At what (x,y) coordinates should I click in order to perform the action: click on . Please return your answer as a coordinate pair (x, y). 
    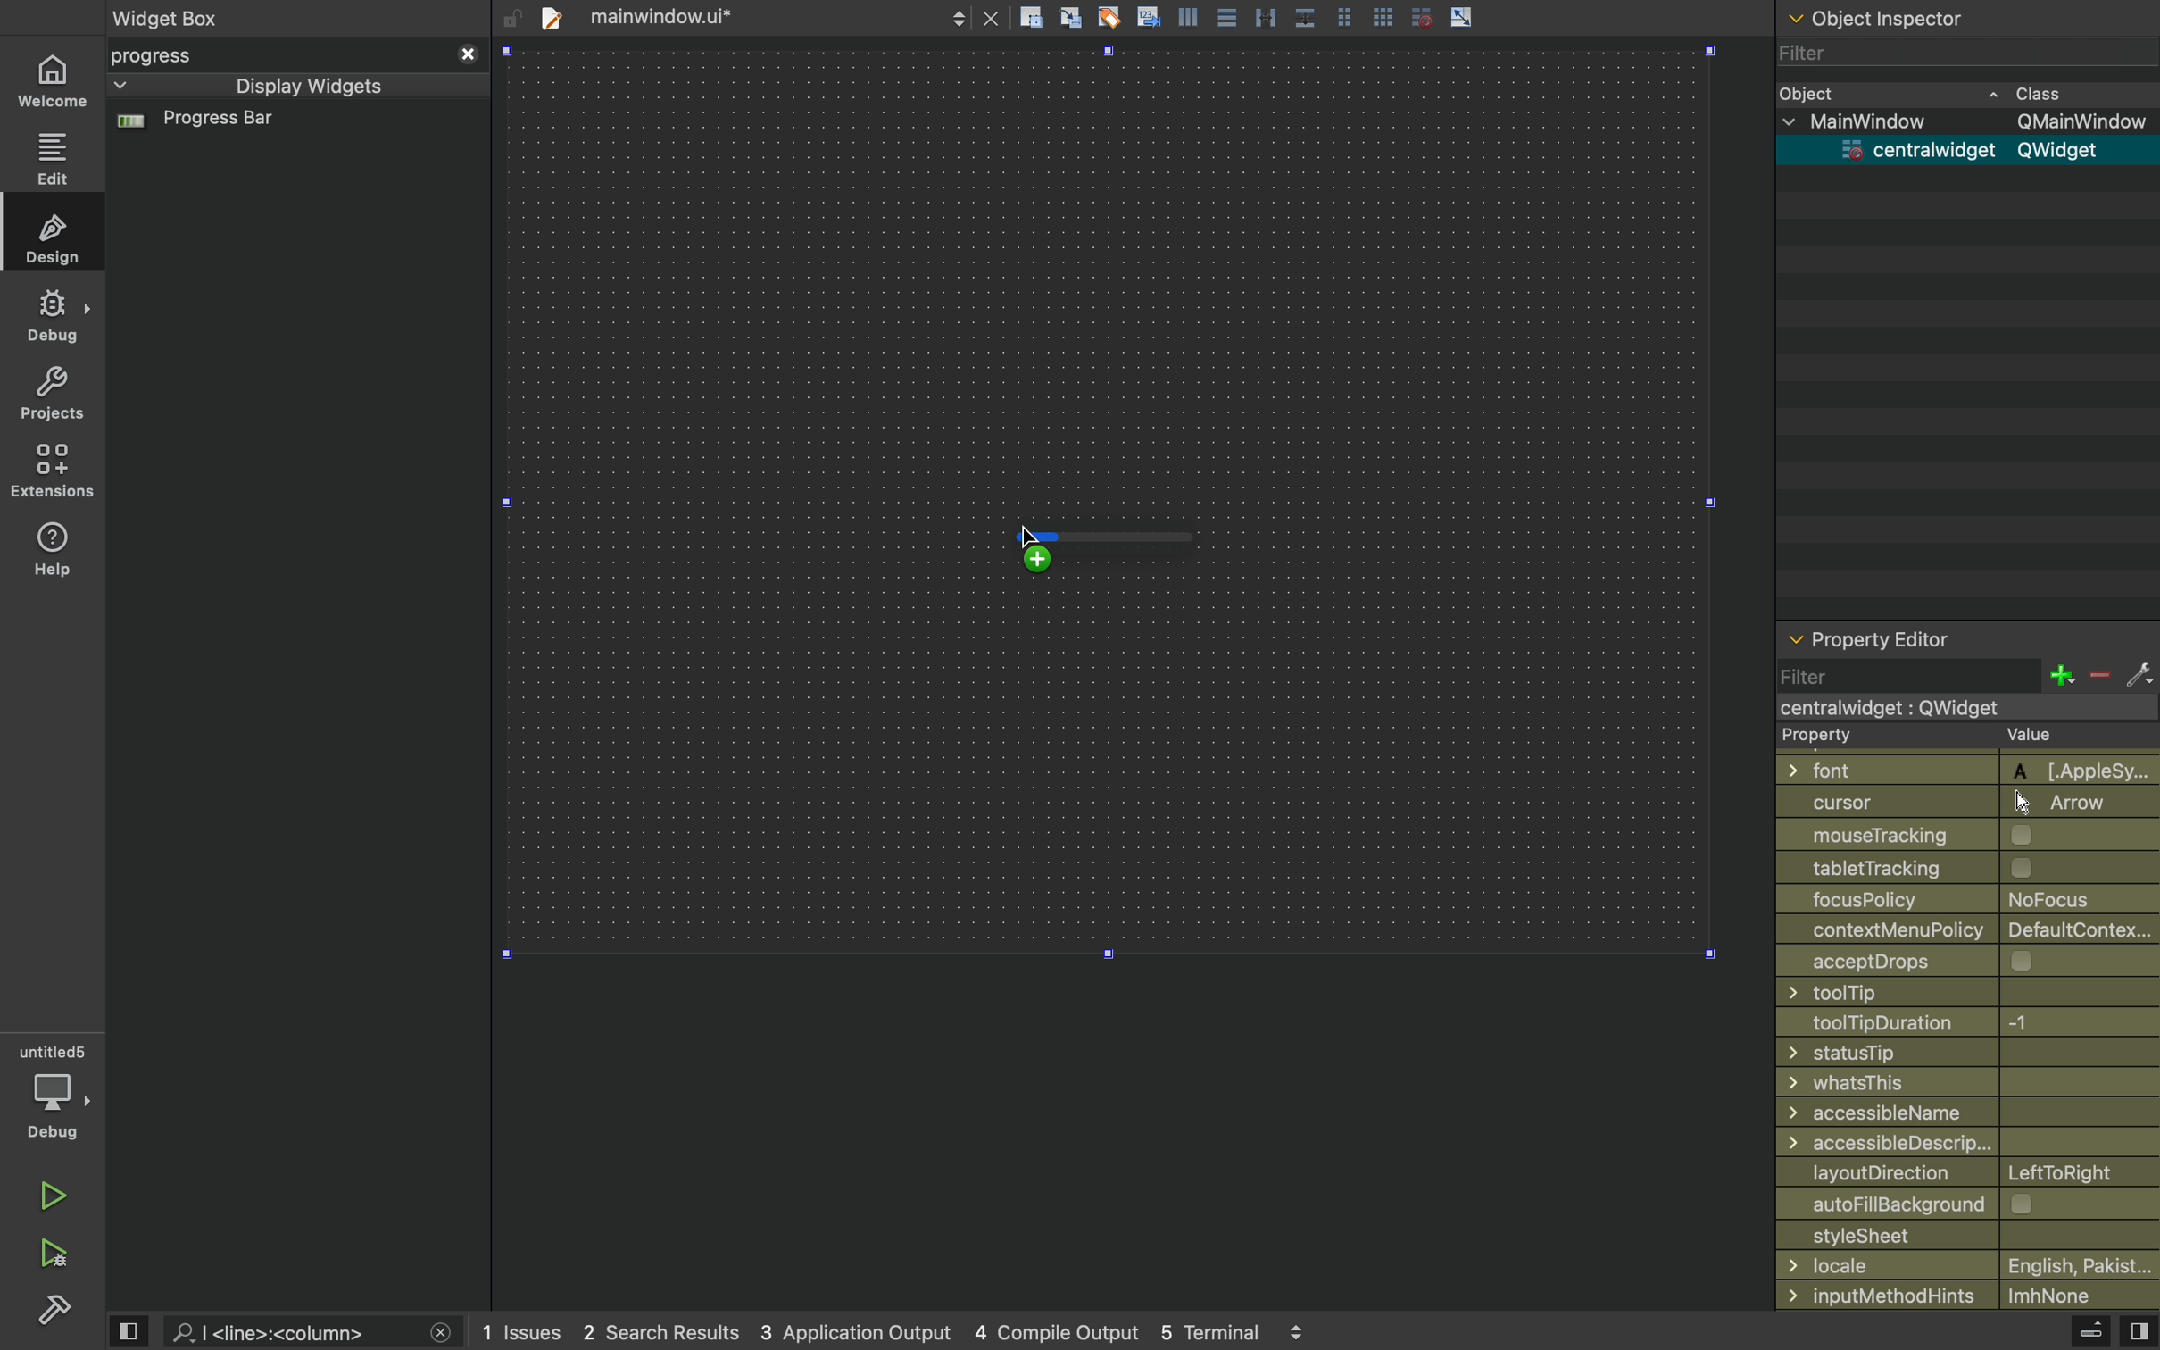
    Looking at the image, I should click on (120, 1334).